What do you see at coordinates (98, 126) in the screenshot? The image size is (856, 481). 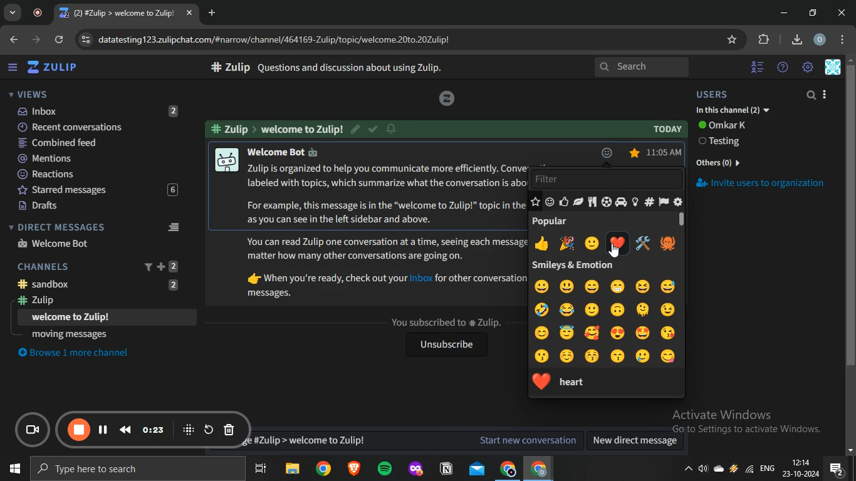 I see `recent conversations` at bounding box center [98, 126].